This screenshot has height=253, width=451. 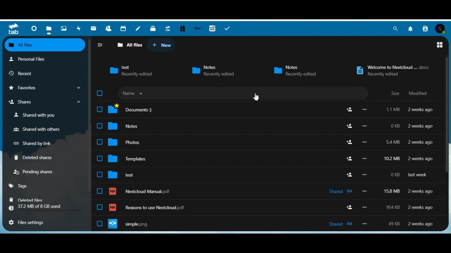 What do you see at coordinates (48, 210) in the screenshot?
I see `` at bounding box center [48, 210].